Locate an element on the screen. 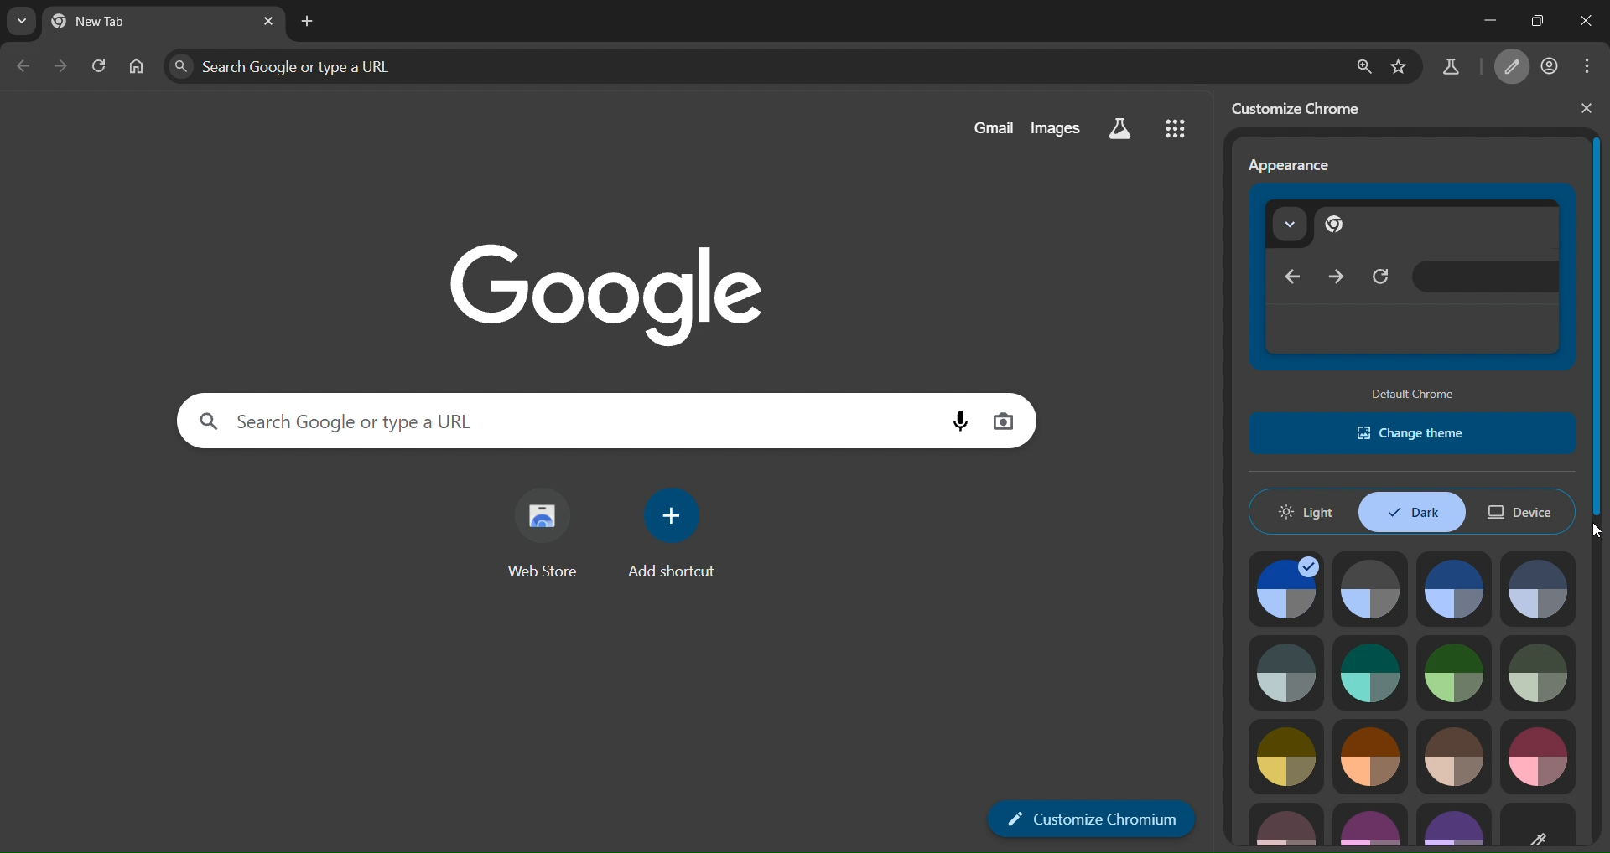 The height and width of the screenshot is (853, 1610). customize chromium is located at coordinates (1093, 819).